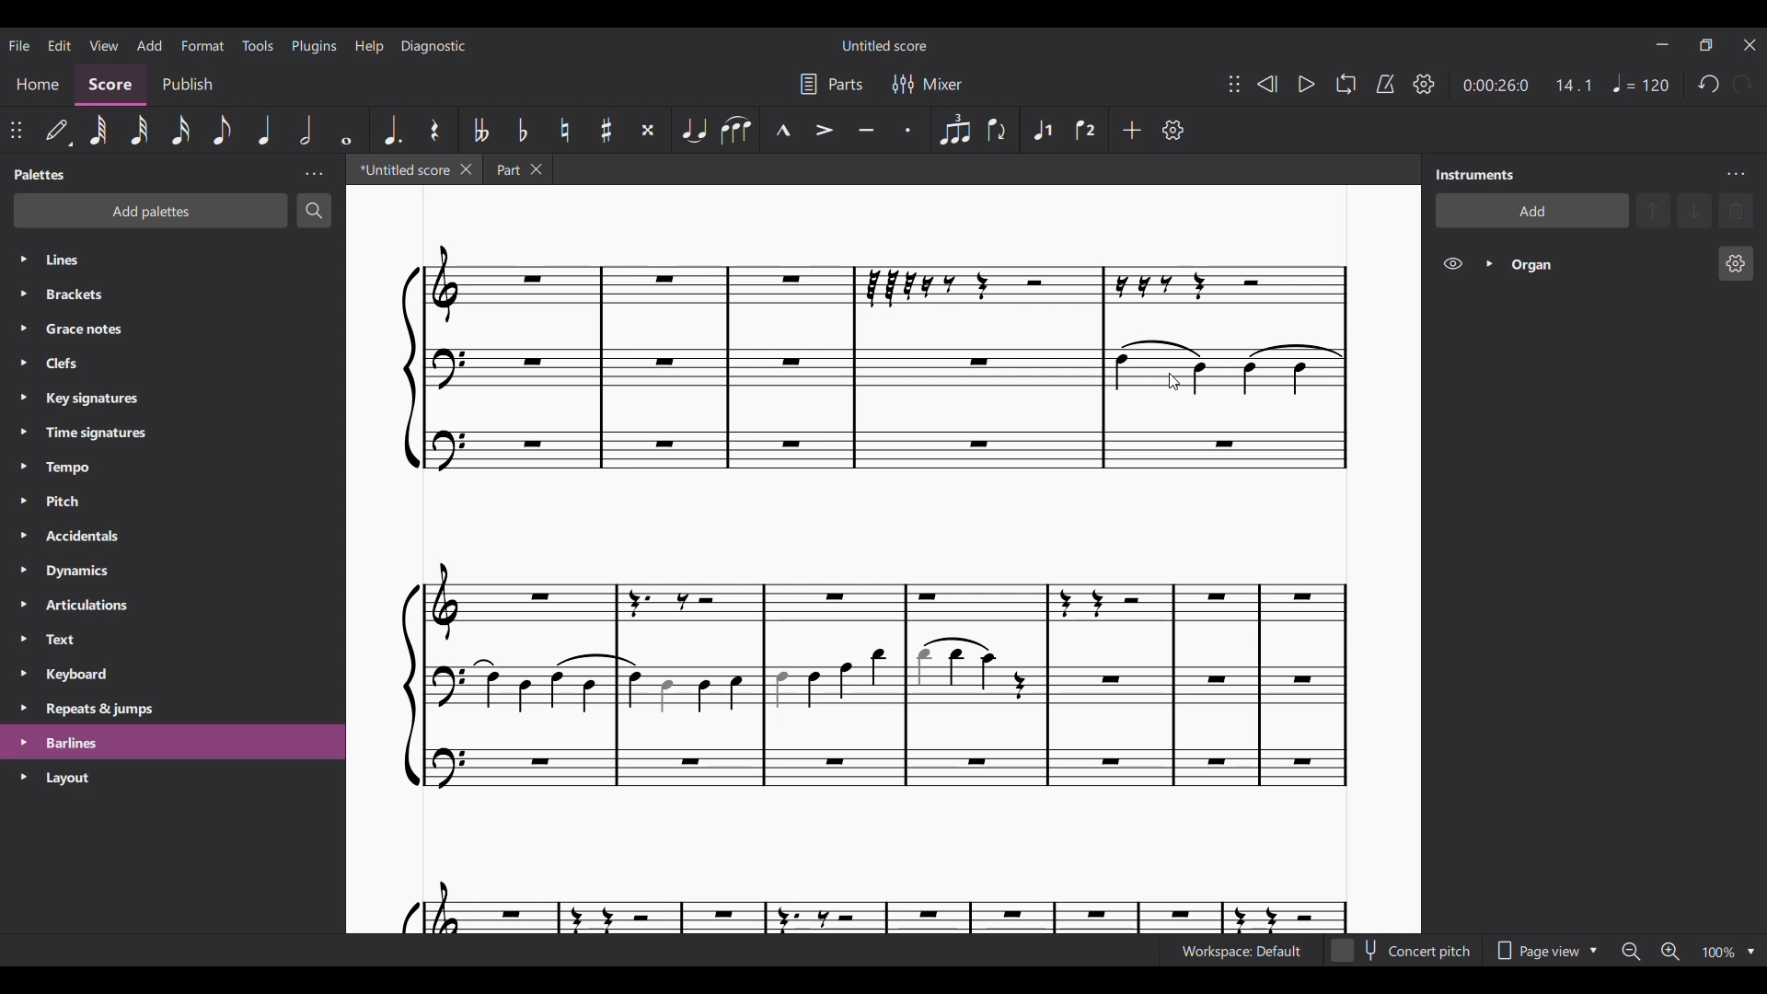  Describe the element at coordinates (883, 45) in the screenshot. I see `Score title` at that location.